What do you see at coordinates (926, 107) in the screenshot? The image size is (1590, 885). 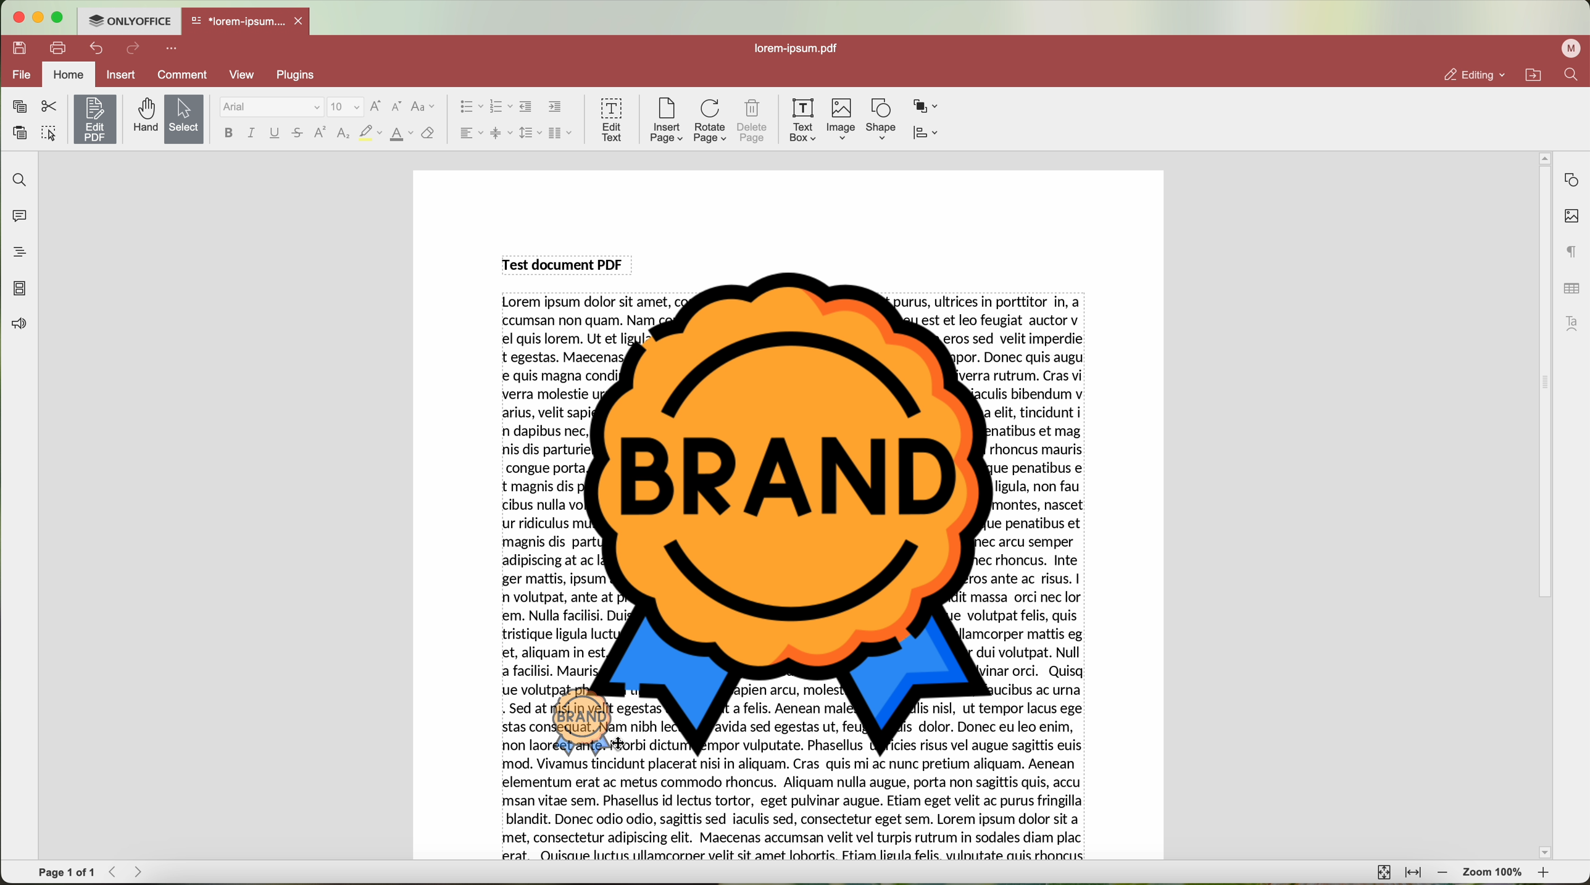 I see `arrange shape` at bounding box center [926, 107].